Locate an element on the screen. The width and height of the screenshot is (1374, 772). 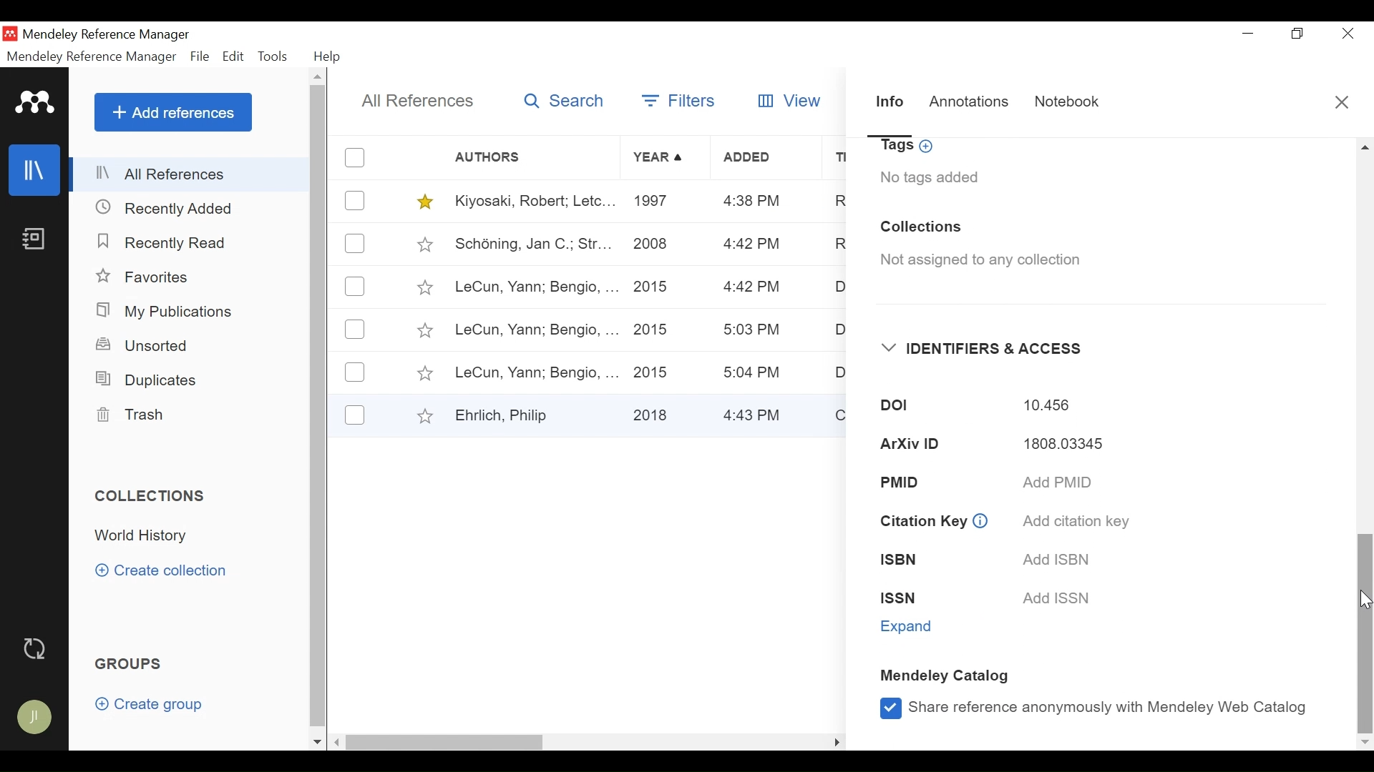
scroll down is located at coordinates (317, 743).